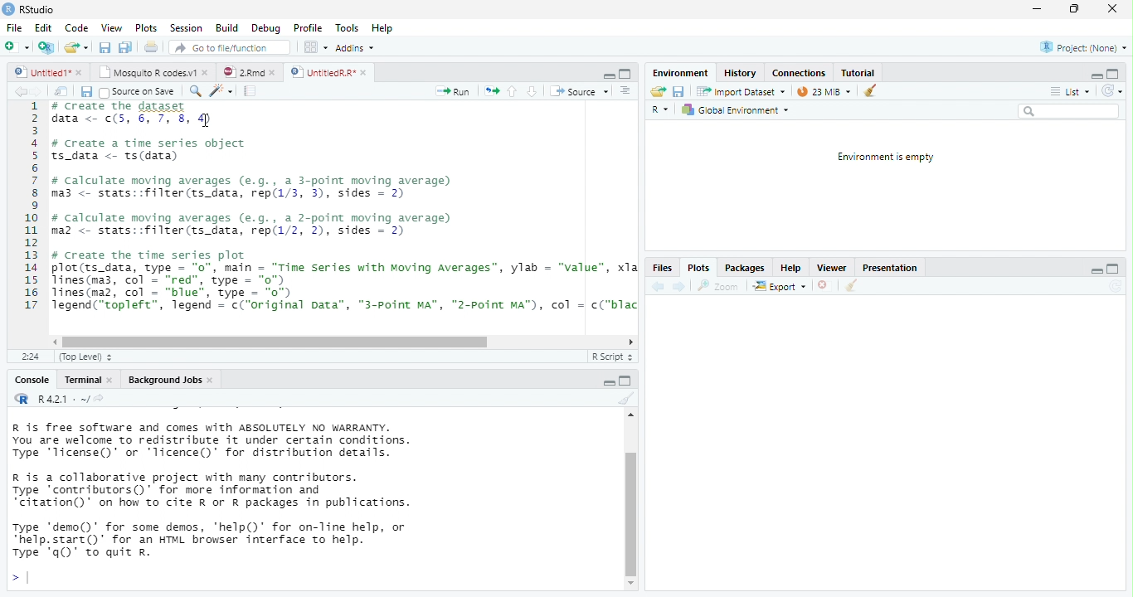 This screenshot has width=1133, height=597. I want to click on scrollbar left, so click(52, 342).